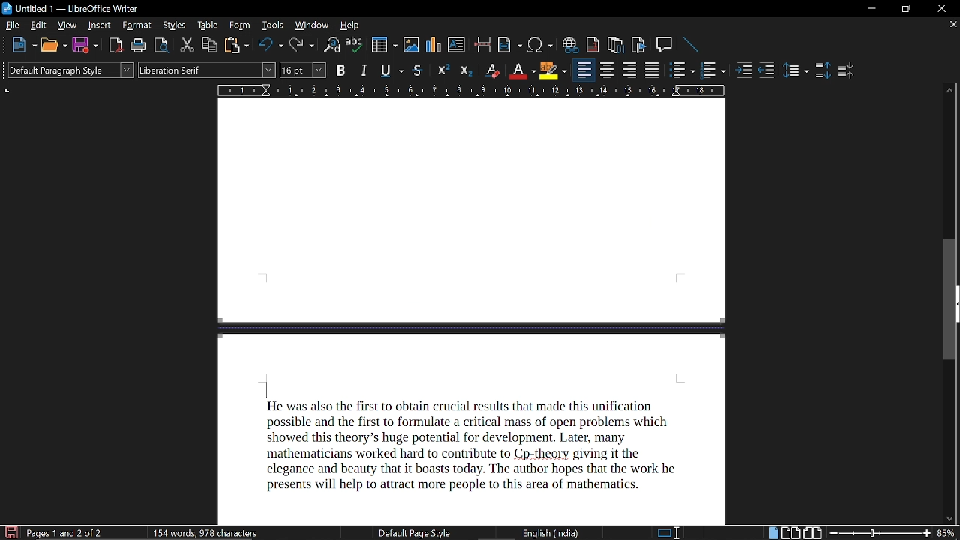 The image size is (960, 540). What do you see at coordinates (869, 10) in the screenshot?
I see `Minimize` at bounding box center [869, 10].